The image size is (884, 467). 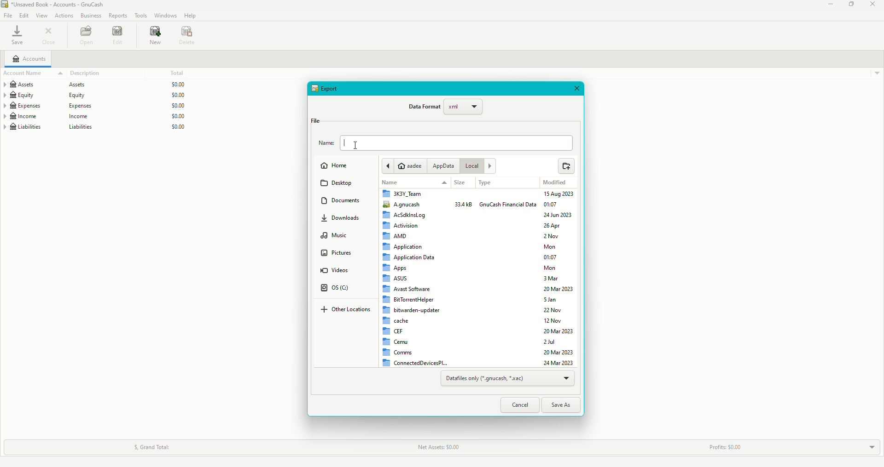 What do you see at coordinates (445, 143) in the screenshot?
I see `File name` at bounding box center [445, 143].